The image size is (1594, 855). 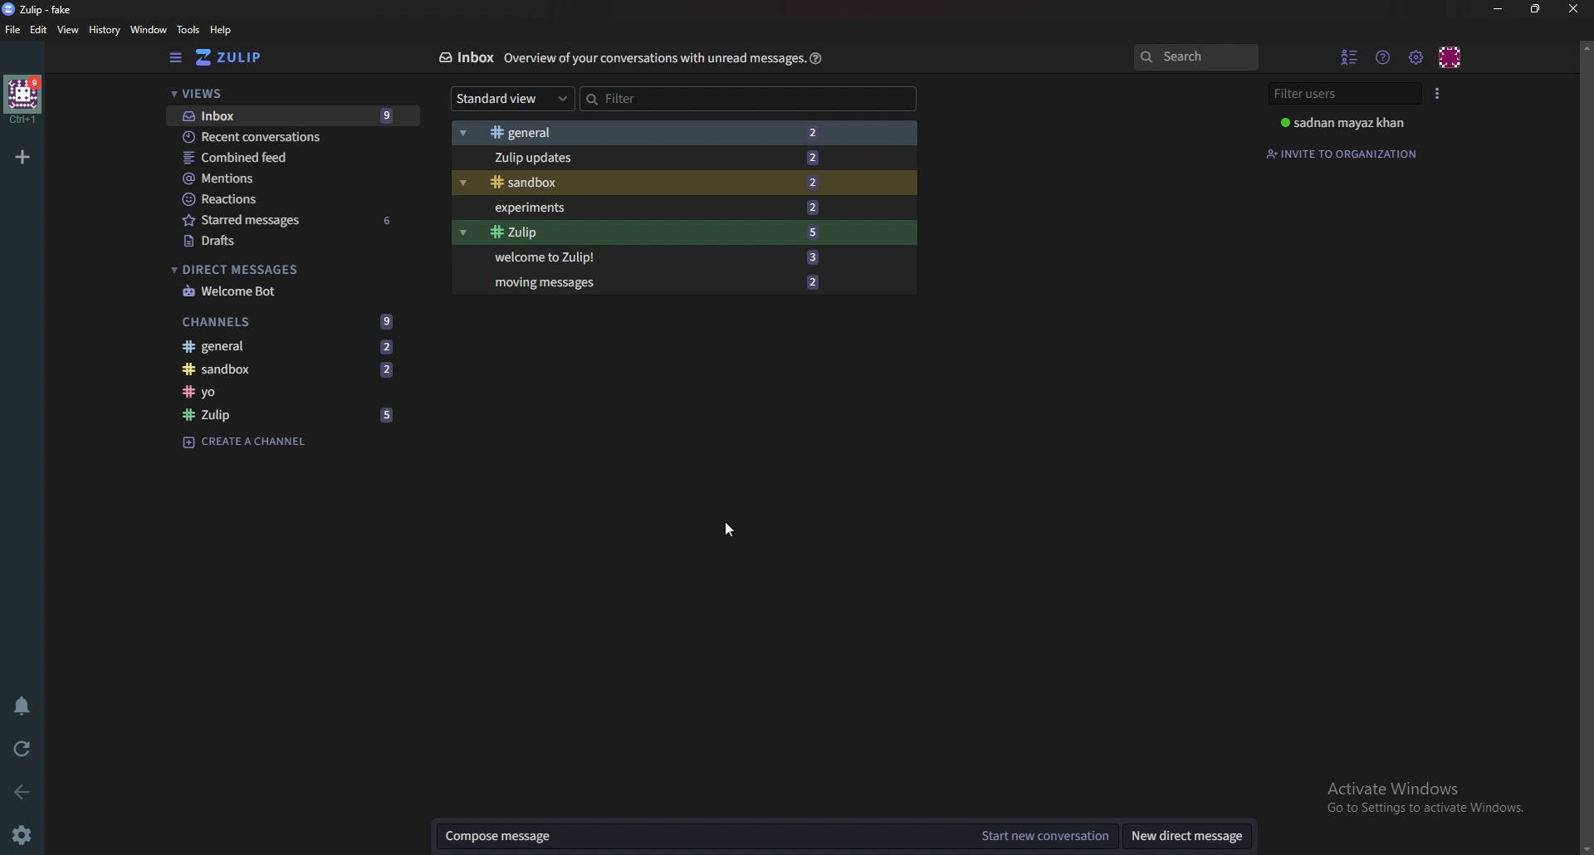 What do you see at coordinates (68, 30) in the screenshot?
I see `View` at bounding box center [68, 30].